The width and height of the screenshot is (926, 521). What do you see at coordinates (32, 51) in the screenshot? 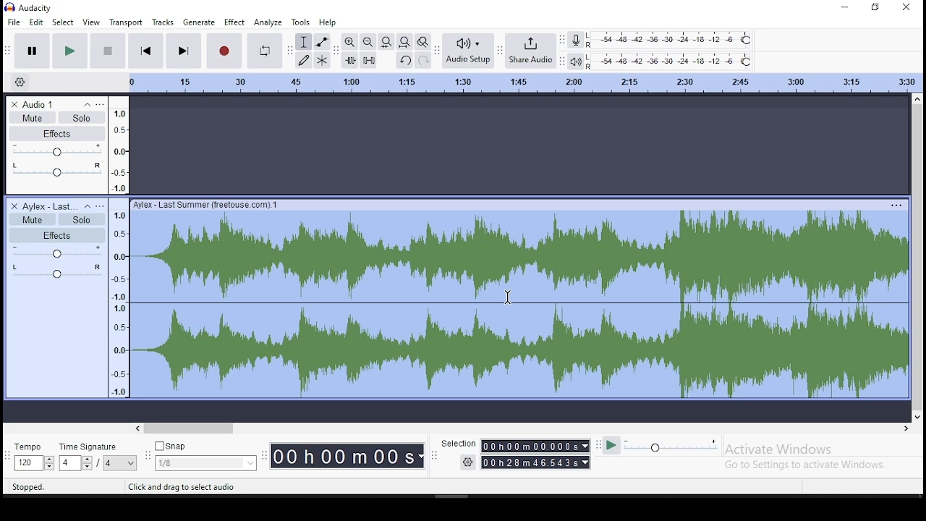
I see `pause` at bounding box center [32, 51].